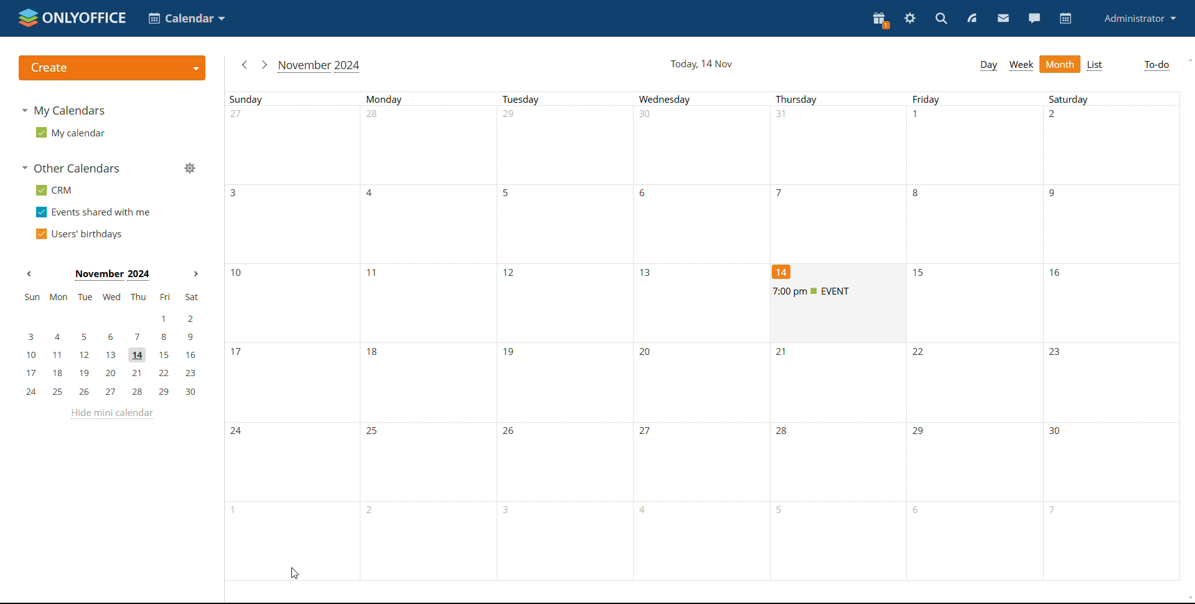 The height and width of the screenshot is (604, 1195). Describe the element at coordinates (785, 271) in the screenshot. I see `14th ` at that location.